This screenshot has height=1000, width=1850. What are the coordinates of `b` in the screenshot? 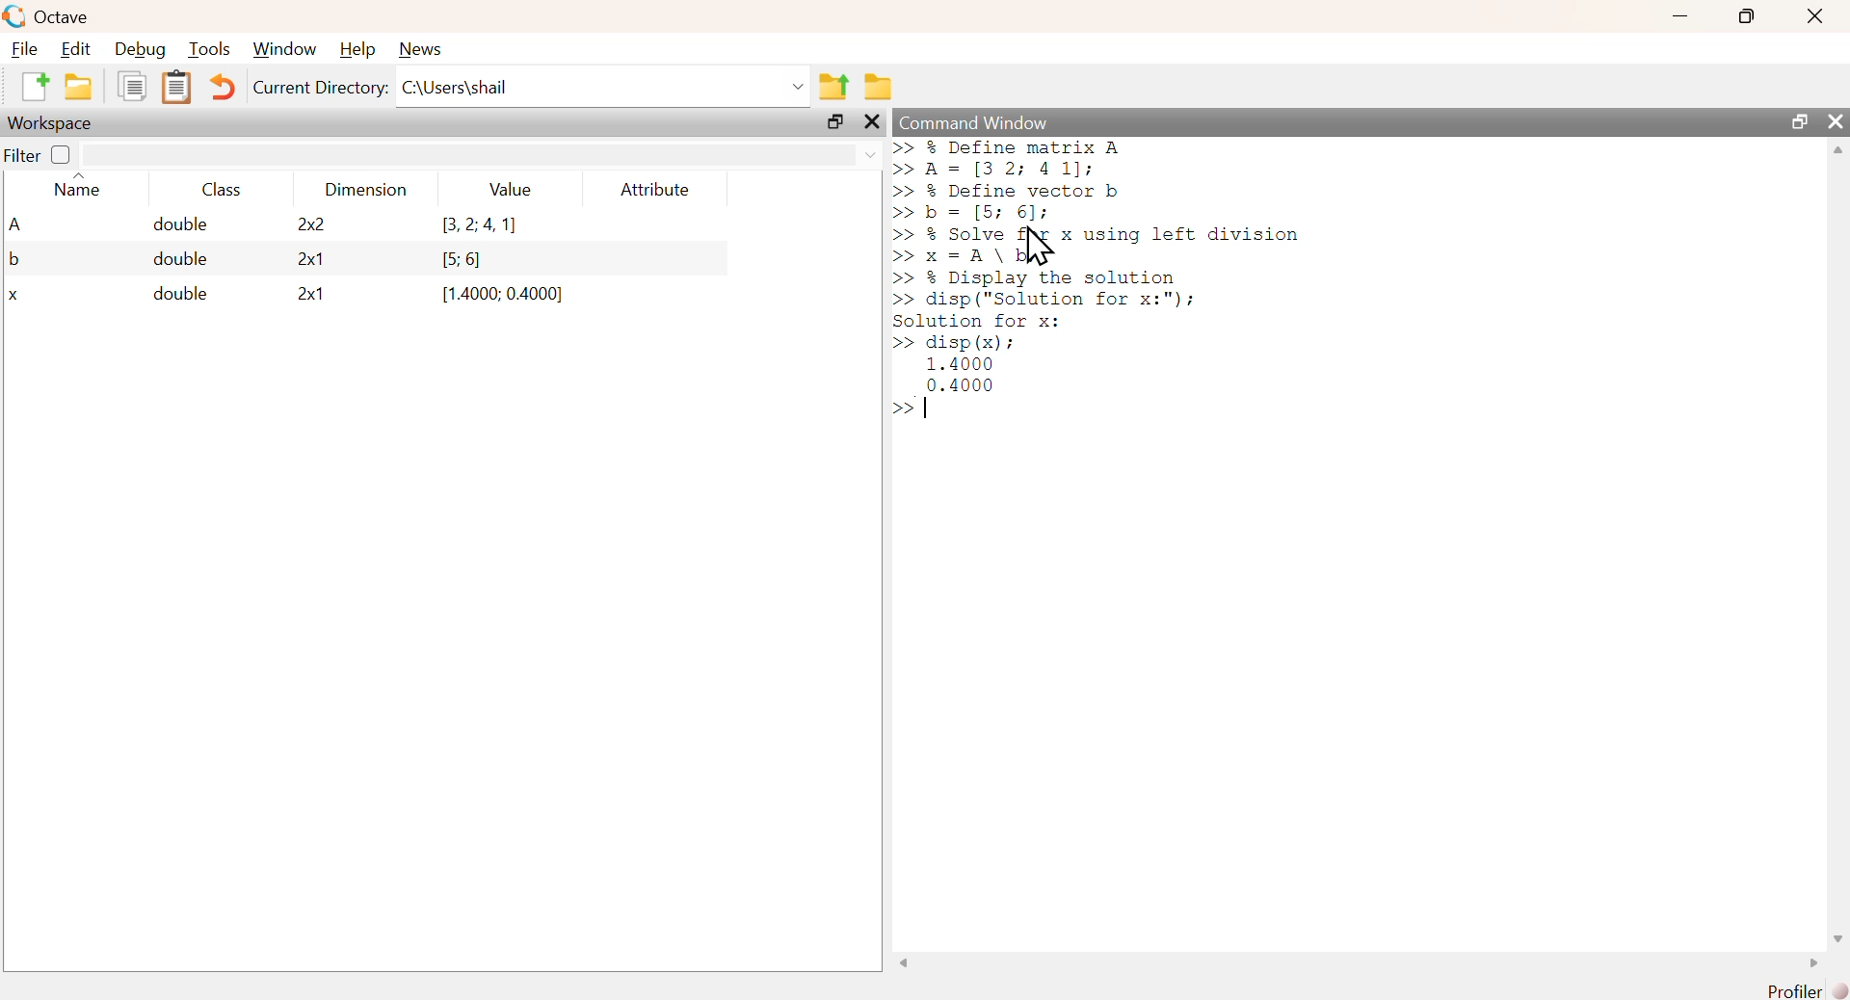 It's located at (16, 260).